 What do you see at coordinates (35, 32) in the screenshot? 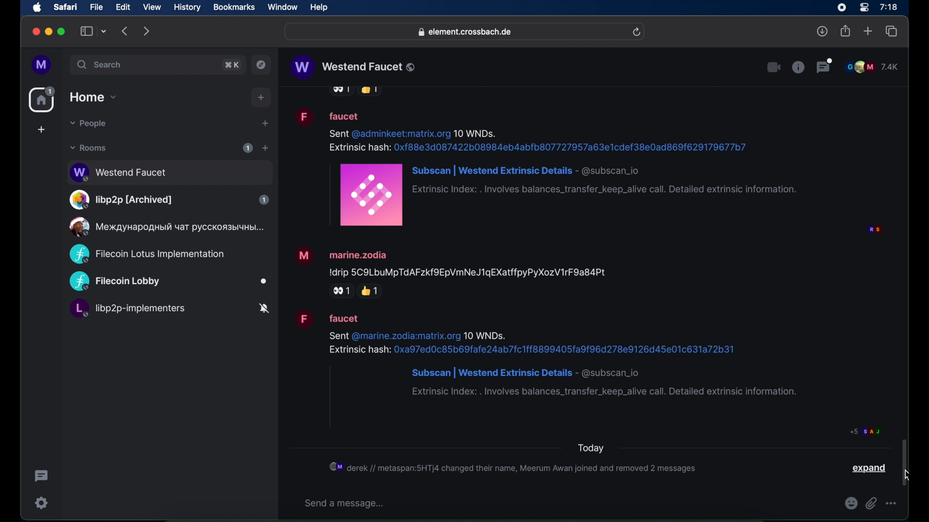
I see `close` at bounding box center [35, 32].